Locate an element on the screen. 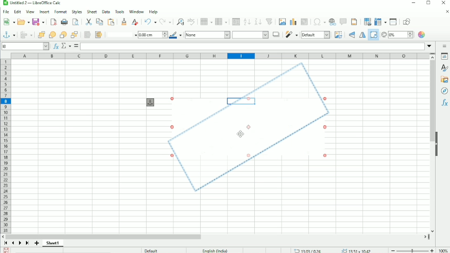 The height and width of the screenshot is (253, 450). Sort descending is located at coordinates (258, 21).